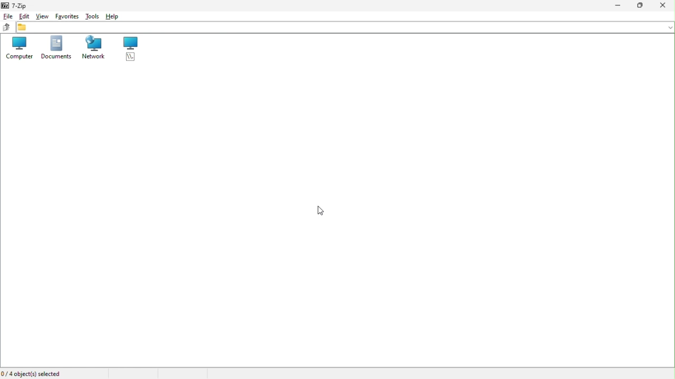 This screenshot has width=675, height=379. What do you see at coordinates (57, 49) in the screenshot?
I see `Documents` at bounding box center [57, 49].